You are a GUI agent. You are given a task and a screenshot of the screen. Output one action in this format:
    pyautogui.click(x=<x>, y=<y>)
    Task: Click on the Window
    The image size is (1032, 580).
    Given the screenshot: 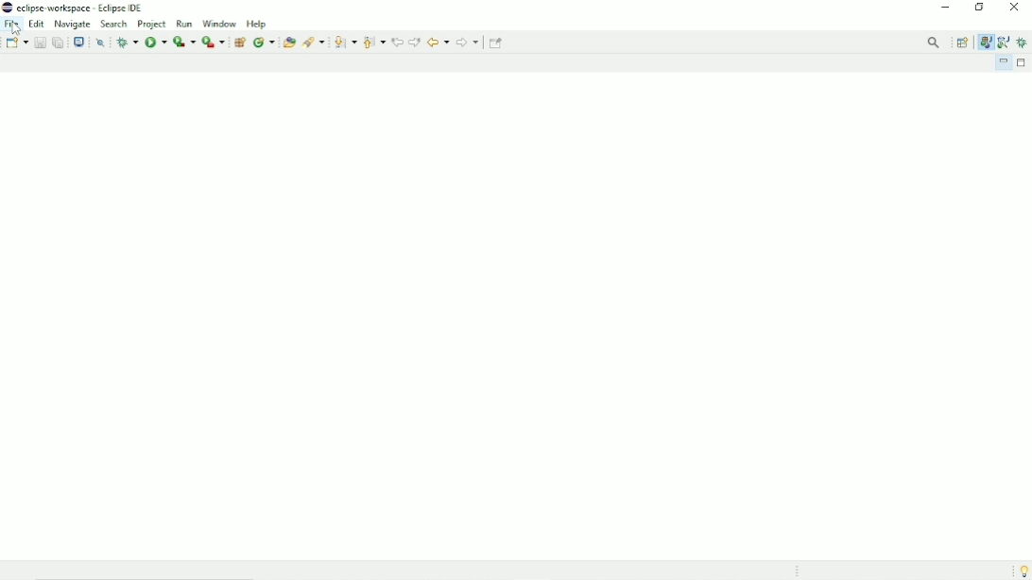 What is the action you would take?
    pyautogui.click(x=218, y=24)
    